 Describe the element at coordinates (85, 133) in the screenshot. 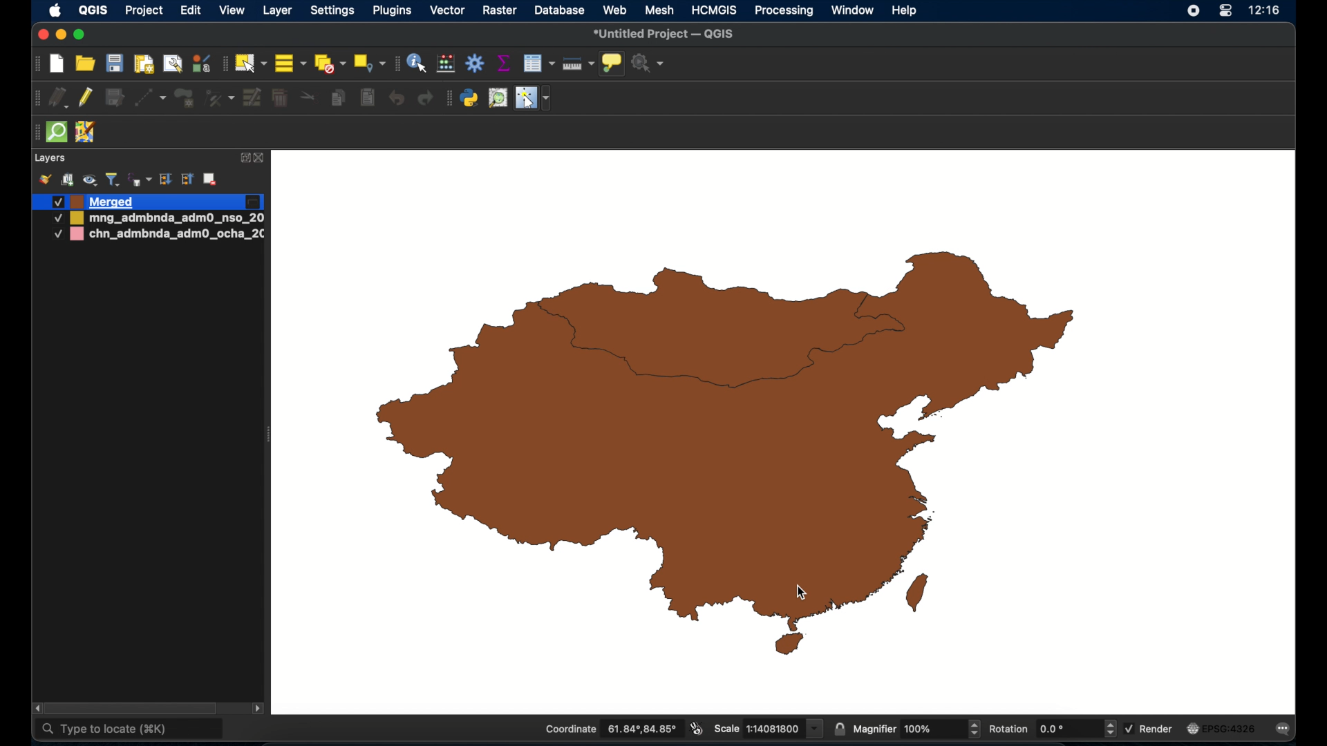

I see `josh remote` at that location.